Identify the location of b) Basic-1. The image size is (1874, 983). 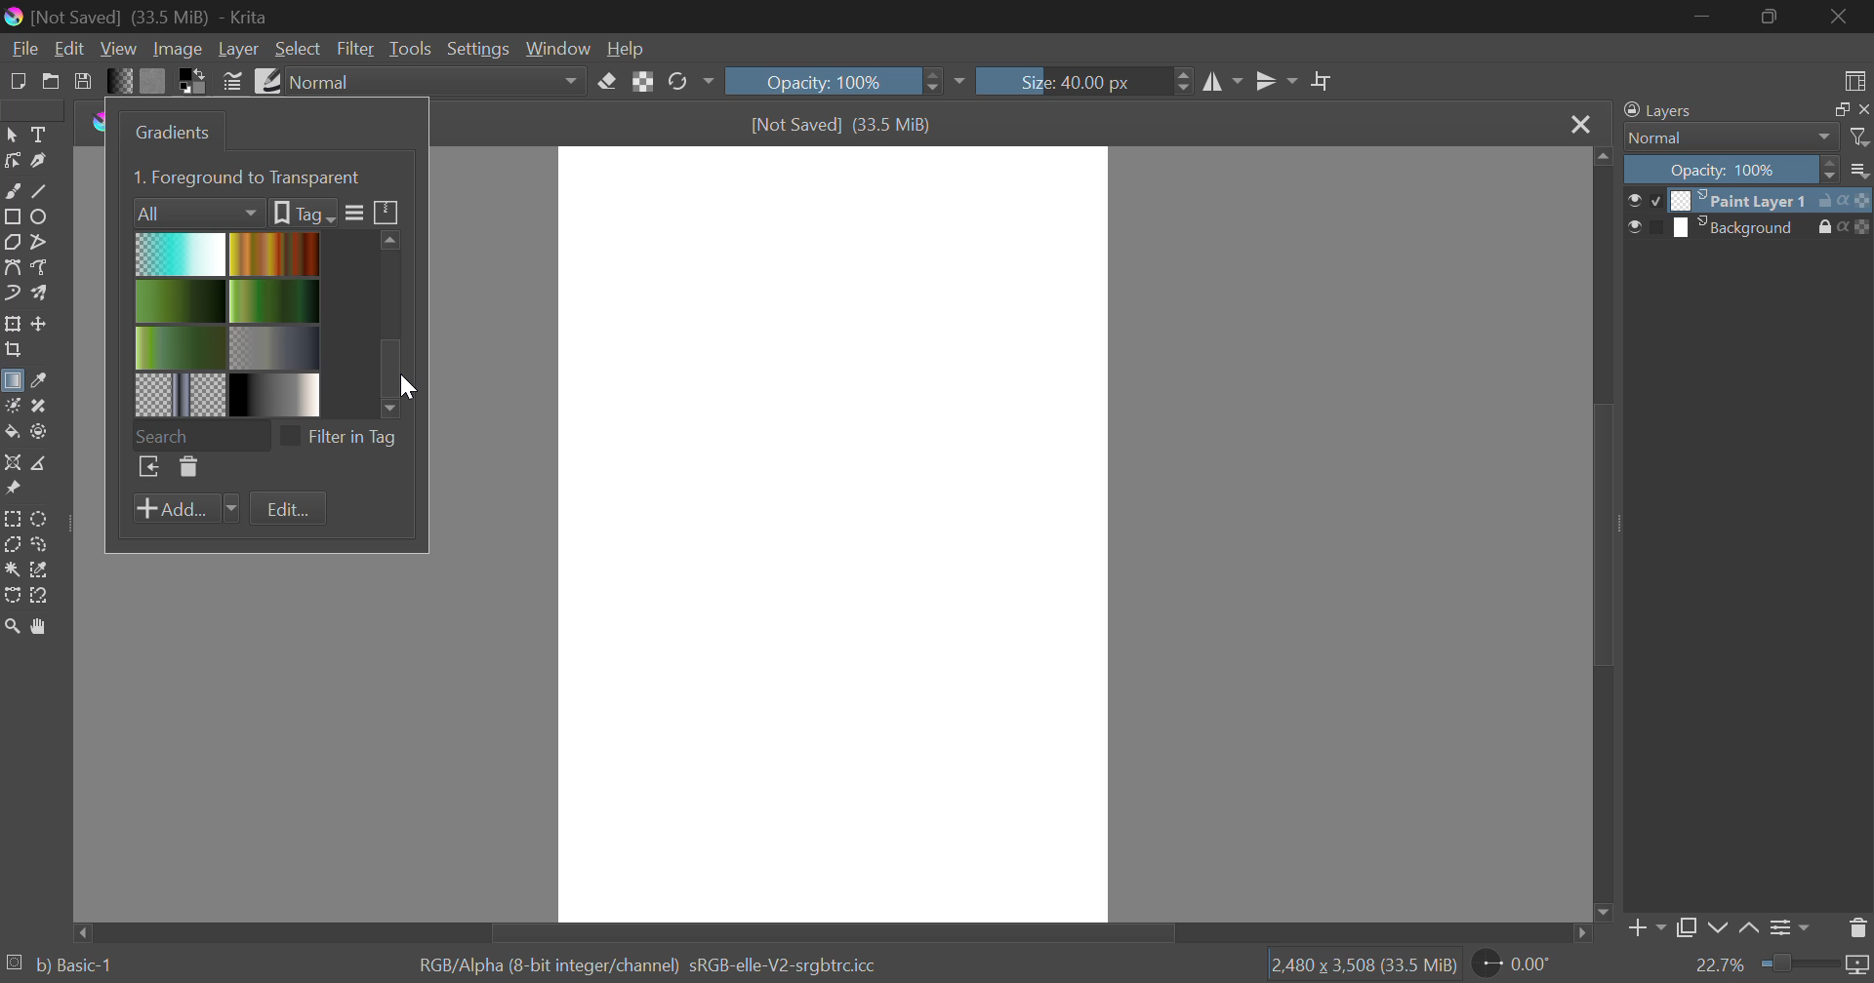
(61, 966).